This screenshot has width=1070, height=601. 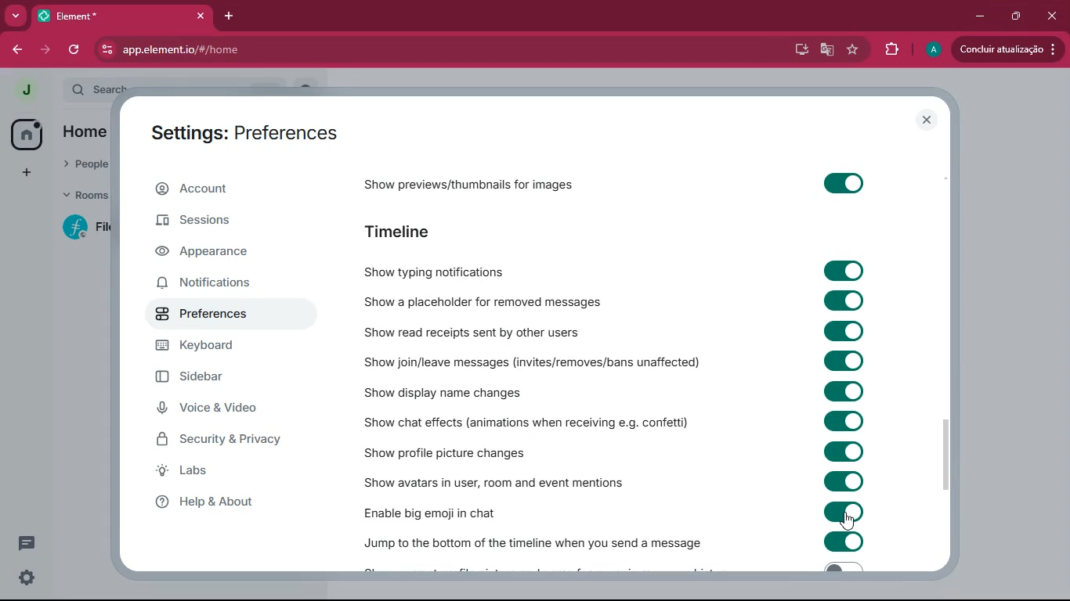 I want to click on conversation, so click(x=27, y=542).